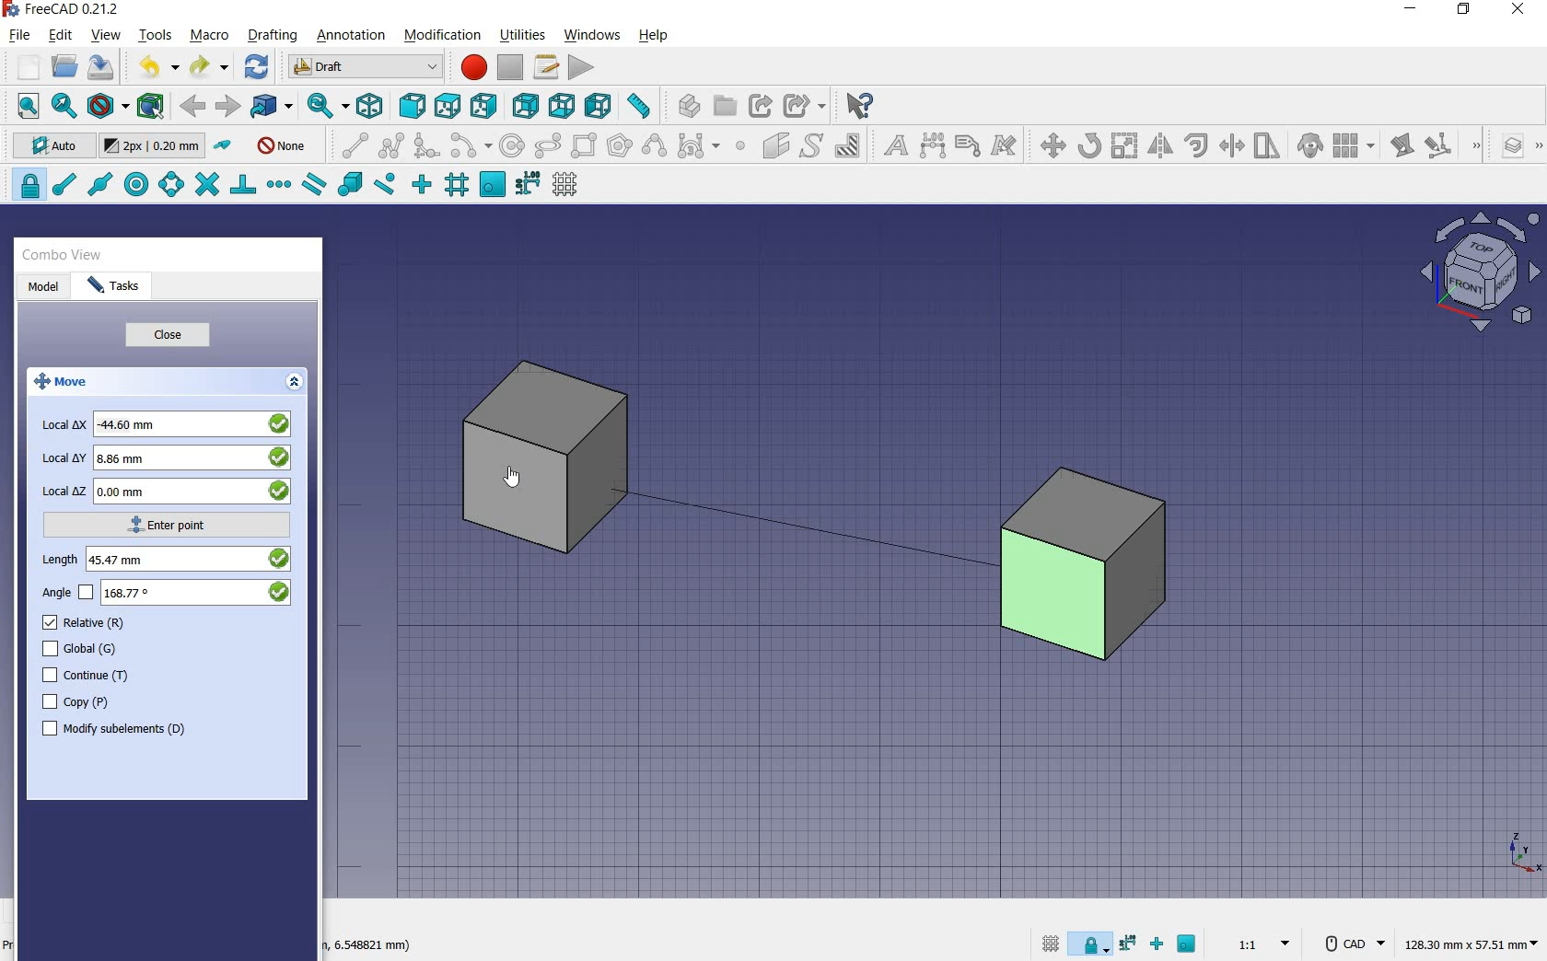  What do you see at coordinates (1539, 147) in the screenshot?
I see `draft utility tools` at bounding box center [1539, 147].